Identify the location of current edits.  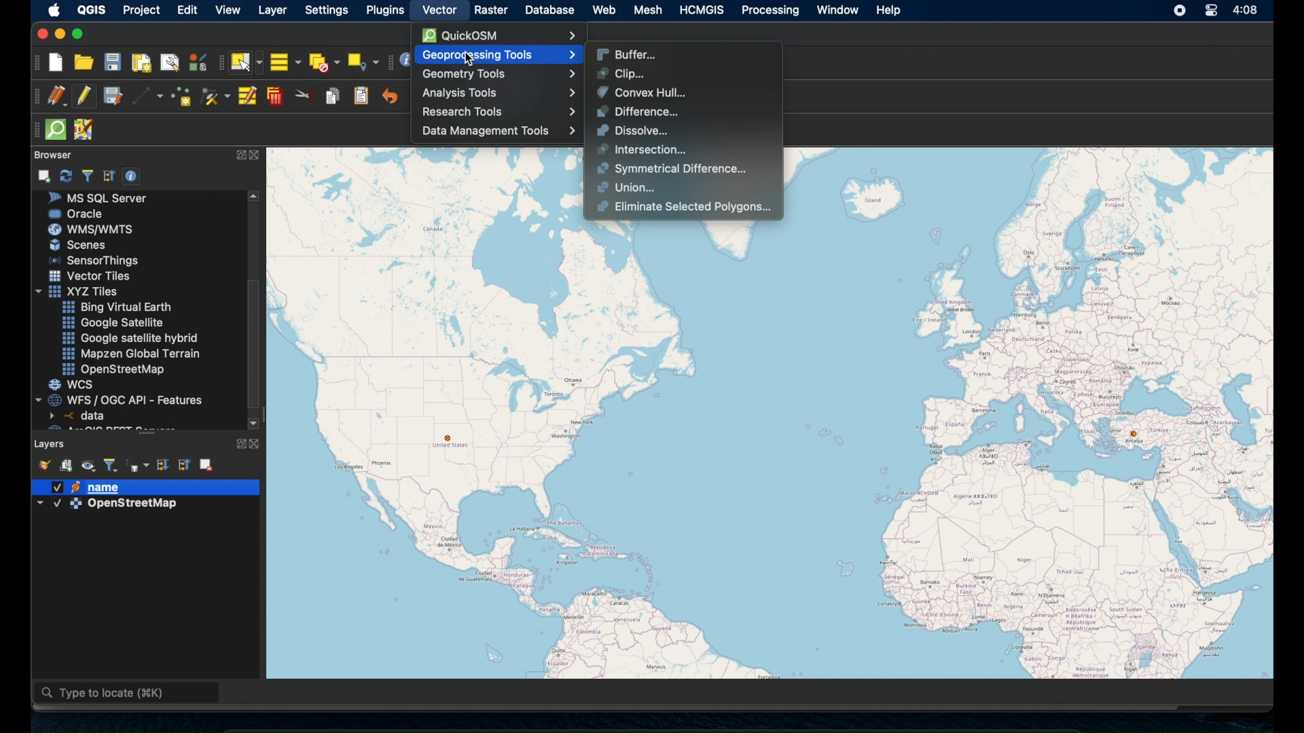
(56, 96).